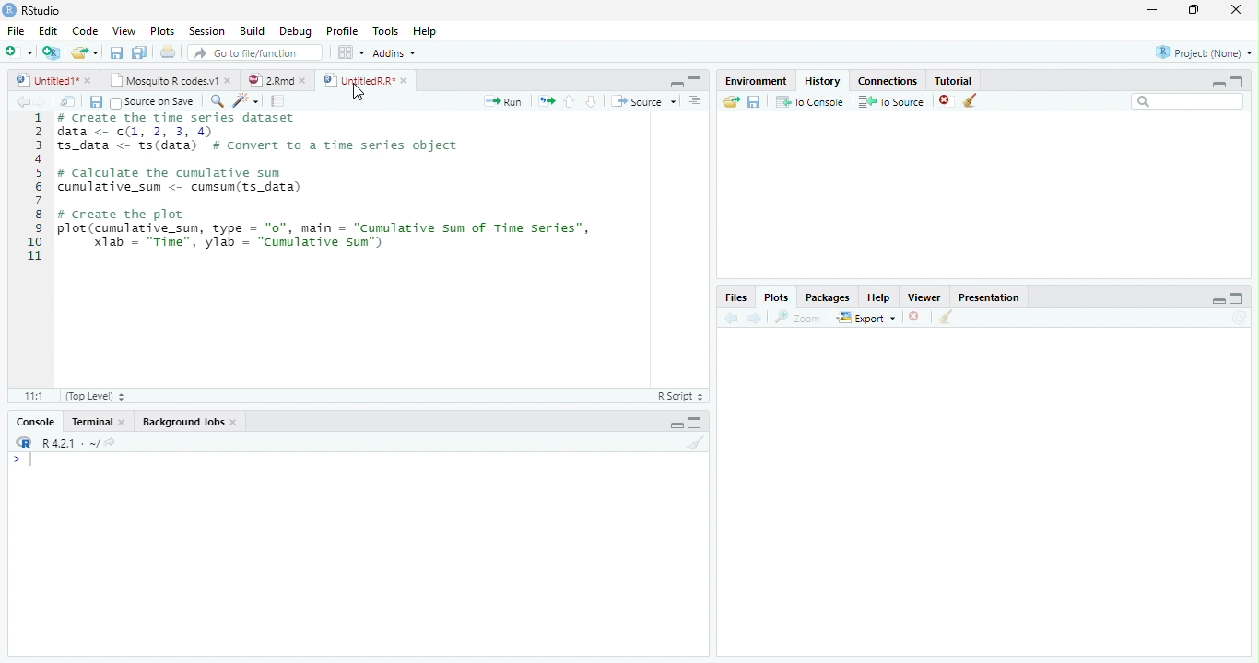 The image size is (1259, 663). What do you see at coordinates (98, 422) in the screenshot?
I see `Terminal` at bounding box center [98, 422].